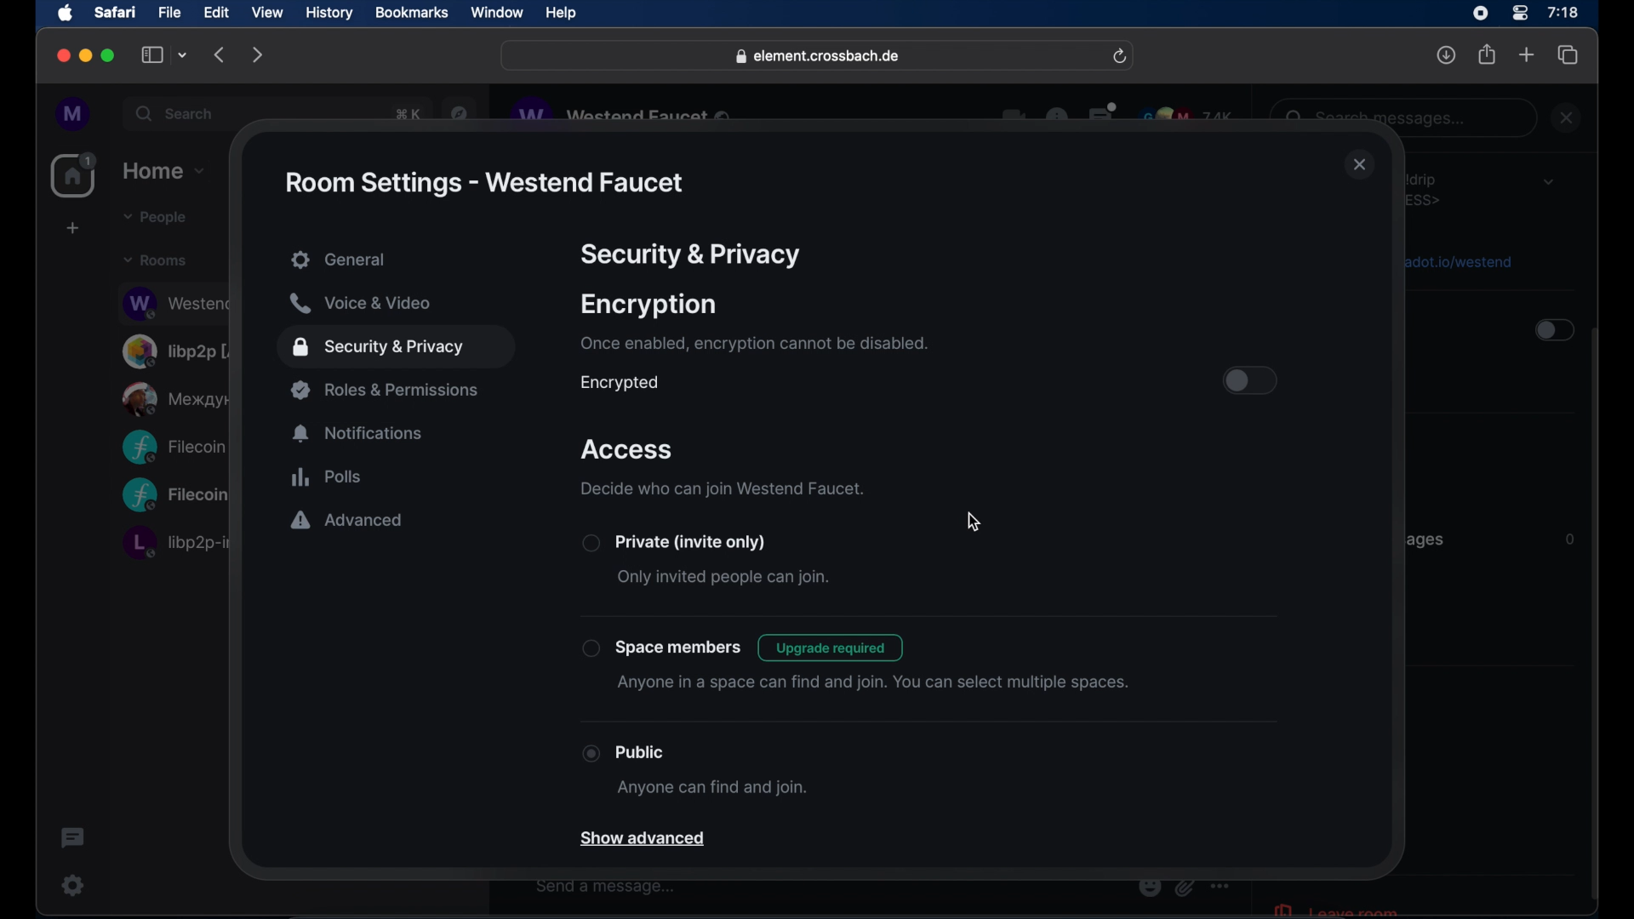  I want to click on close, so click(61, 56).